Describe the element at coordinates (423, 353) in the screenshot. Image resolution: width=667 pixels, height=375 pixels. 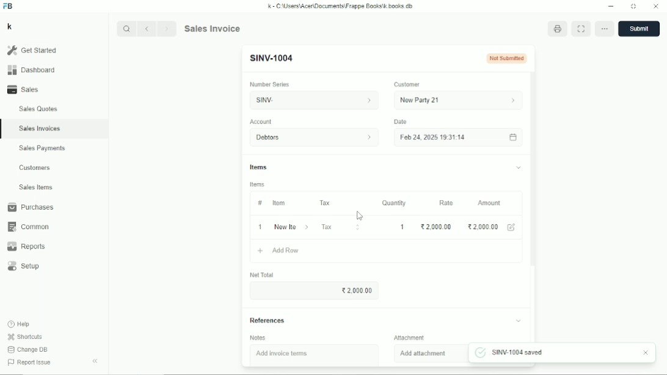
I see `Add attachment` at that location.